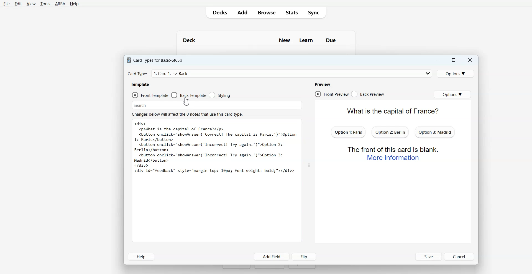  I want to click on Close, so click(470, 60).